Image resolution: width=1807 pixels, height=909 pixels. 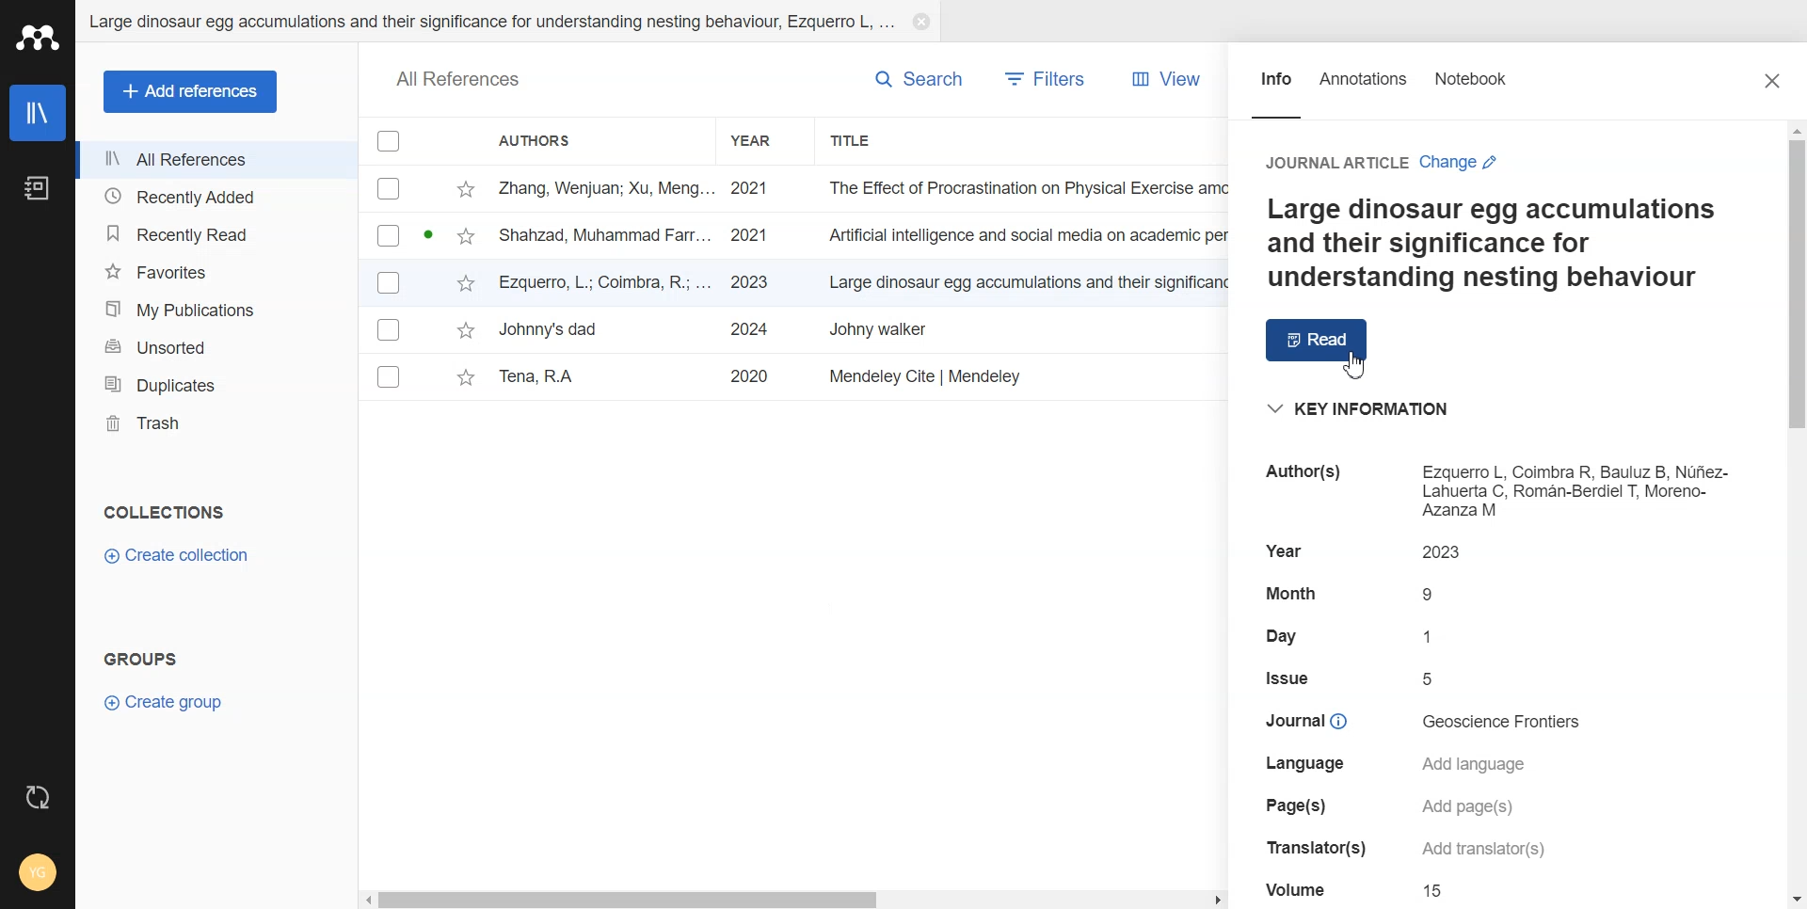 I want to click on File, so click(x=861, y=236).